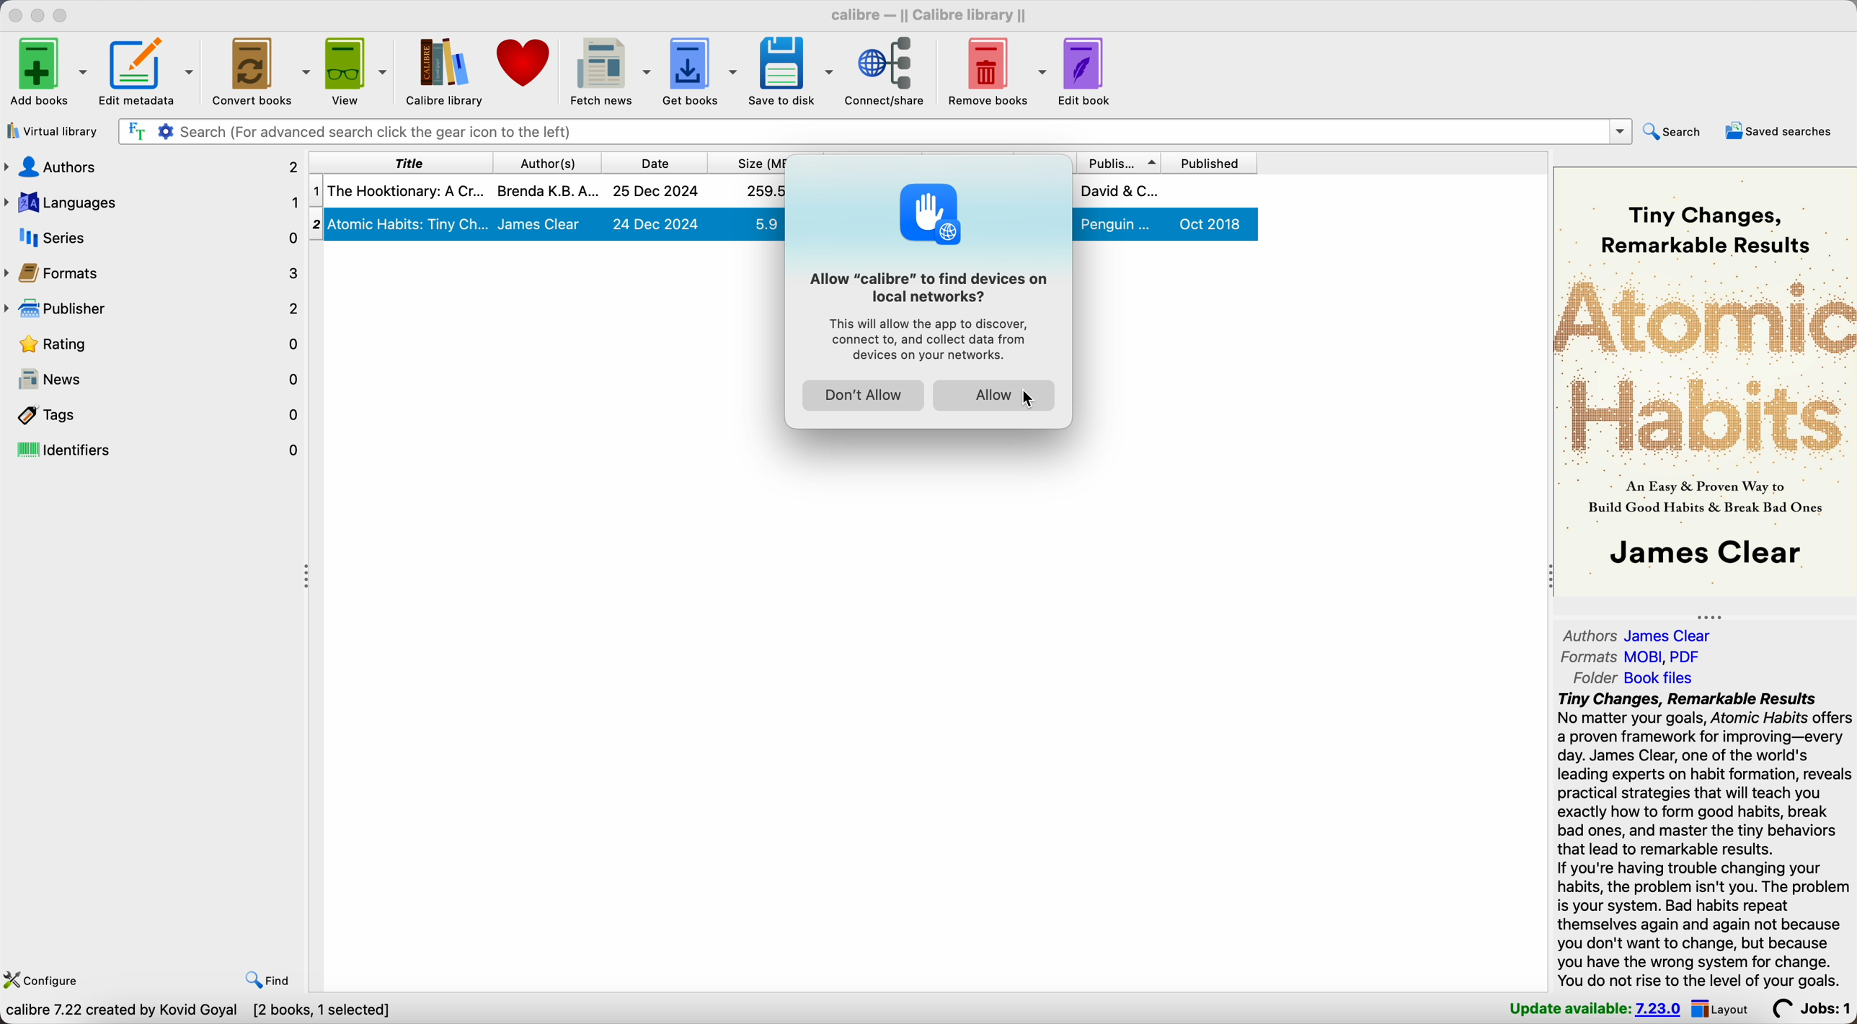  Describe the element at coordinates (657, 162) in the screenshot. I see `date` at that location.